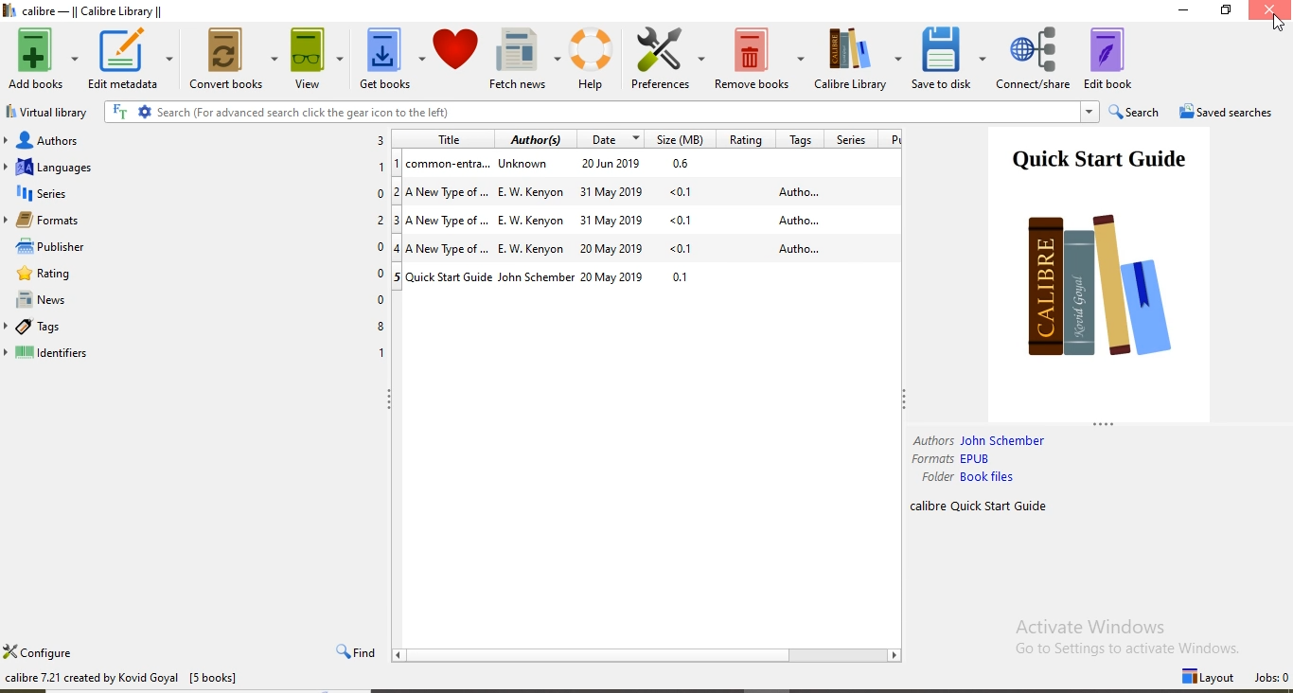 This screenshot has width=1293, height=693. What do you see at coordinates (761, 59) in the screenshot?
I see `Remove books` at bounding box center [761, 59].